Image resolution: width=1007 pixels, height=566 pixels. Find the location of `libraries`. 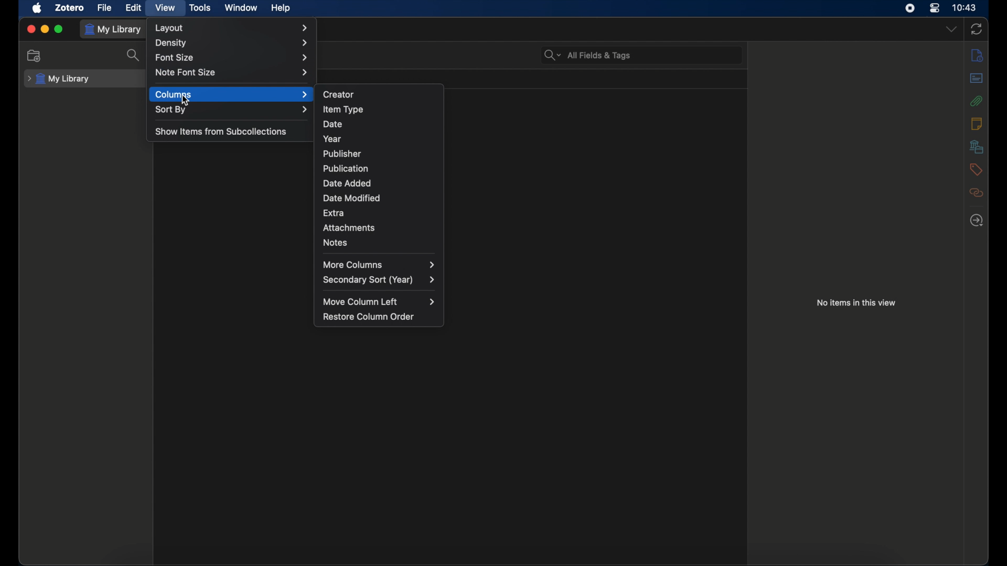

libraries is located at coordinates (976, 146).